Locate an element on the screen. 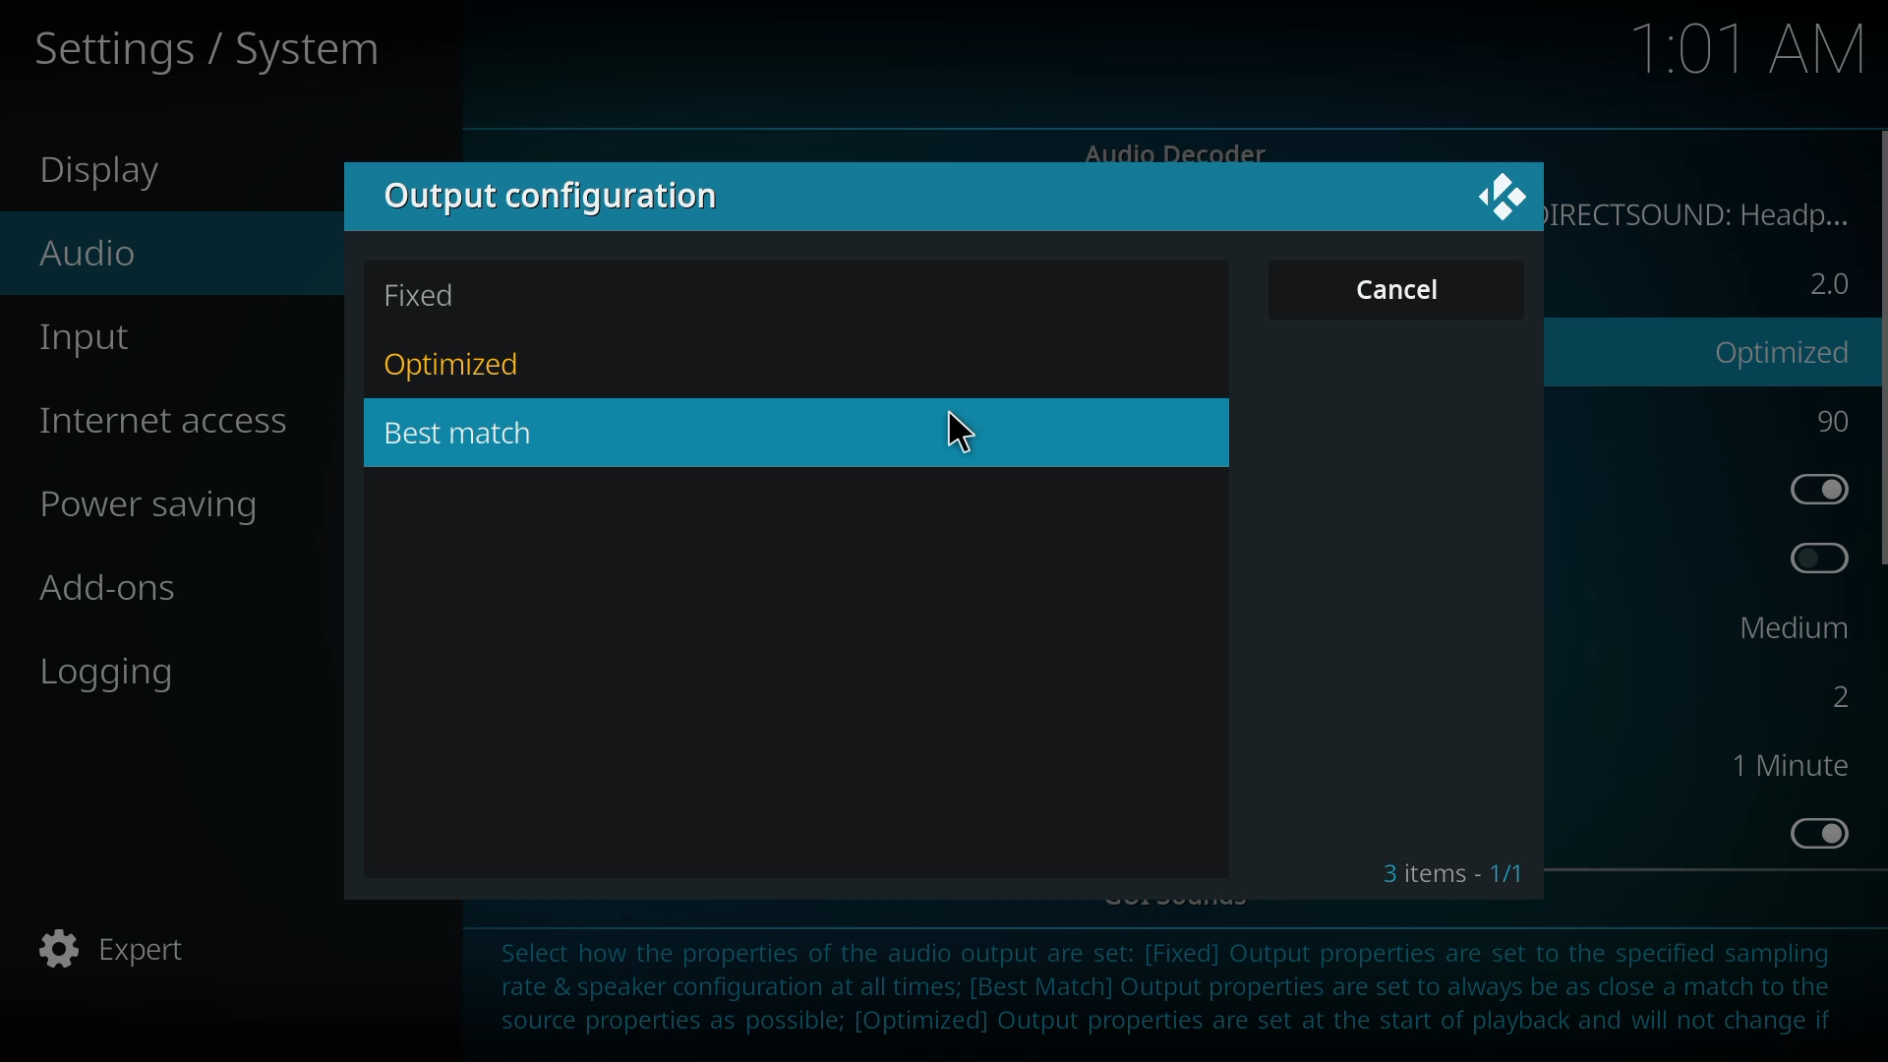 This screenshot has height=1062, width=1888. close is located at coordinates (1501, 192).